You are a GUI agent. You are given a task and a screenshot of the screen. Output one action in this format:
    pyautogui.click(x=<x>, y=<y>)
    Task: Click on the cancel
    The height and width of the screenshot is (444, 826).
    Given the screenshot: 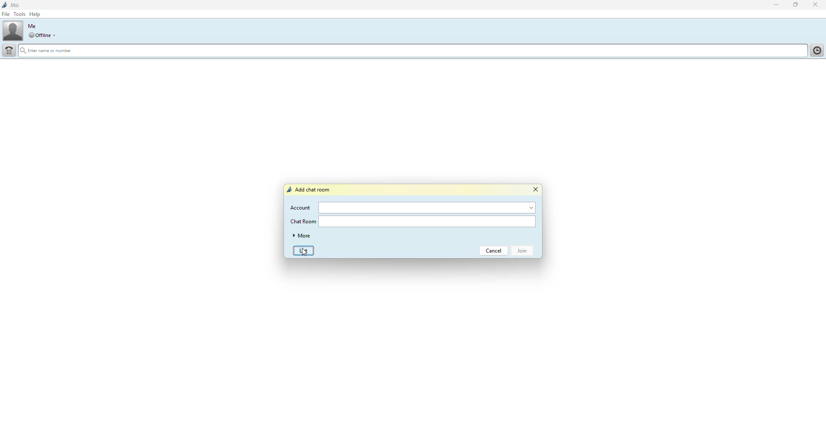 What is the action you would take?
    pyautogui.click(x=495, y=252)
    